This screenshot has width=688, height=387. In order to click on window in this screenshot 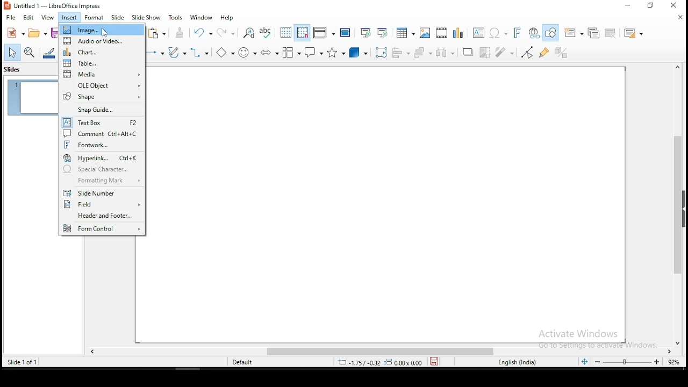, I will do `click(202, 17)`.